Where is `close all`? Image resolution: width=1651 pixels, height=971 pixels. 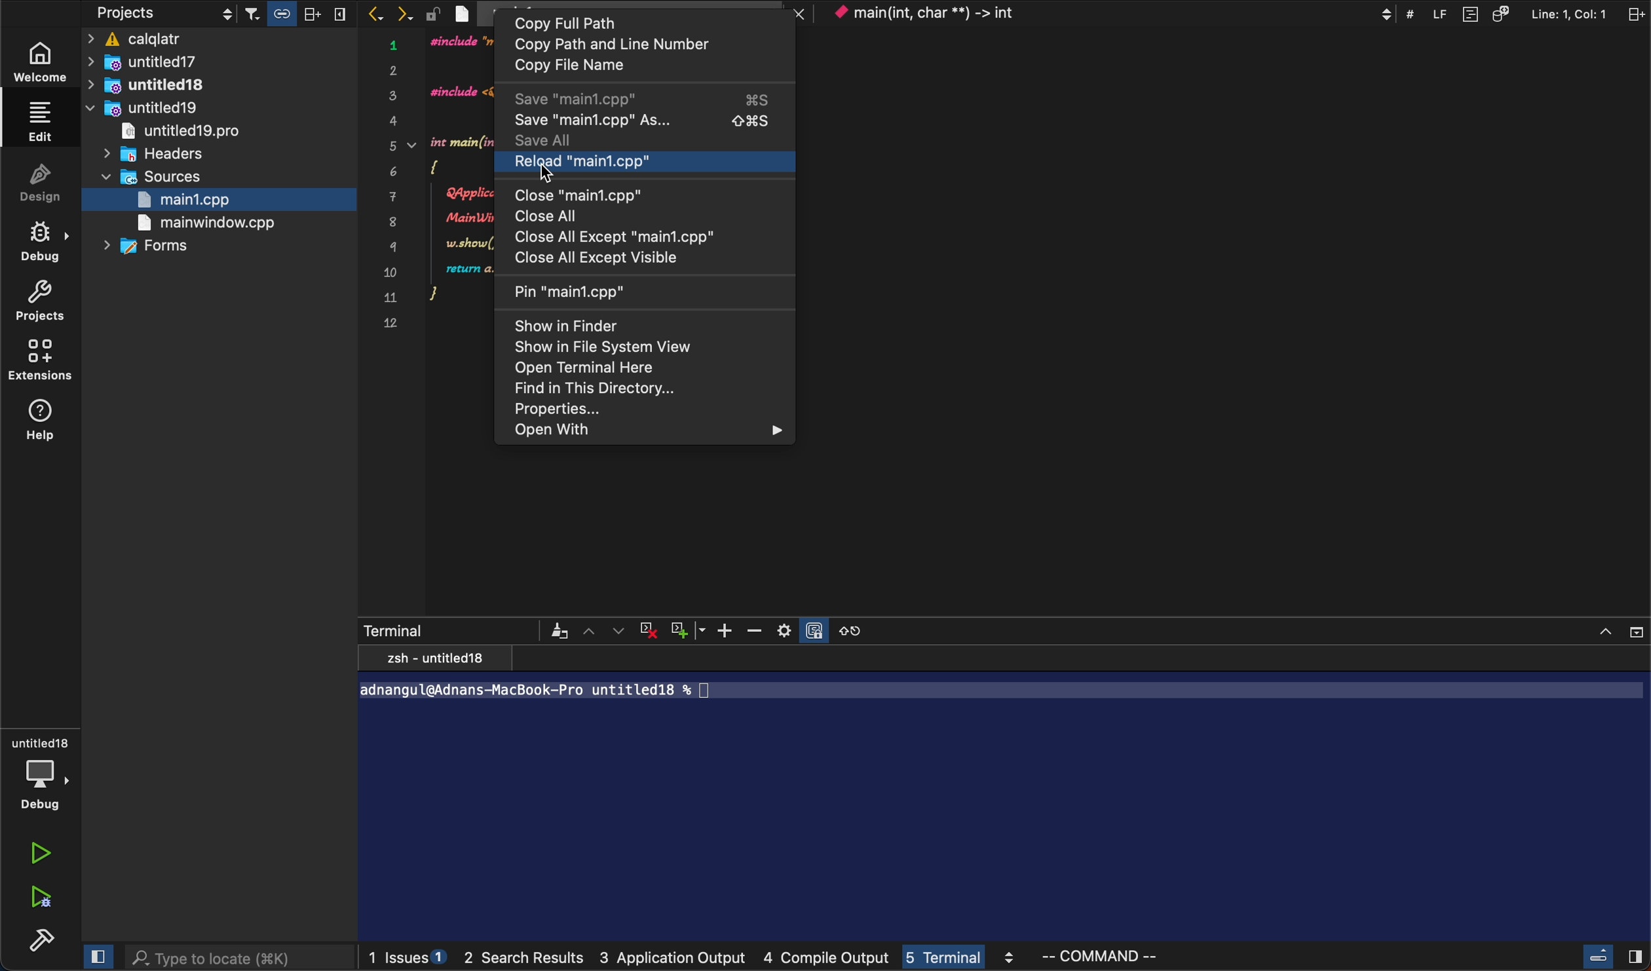 close all is located at coordinates (564, 215).